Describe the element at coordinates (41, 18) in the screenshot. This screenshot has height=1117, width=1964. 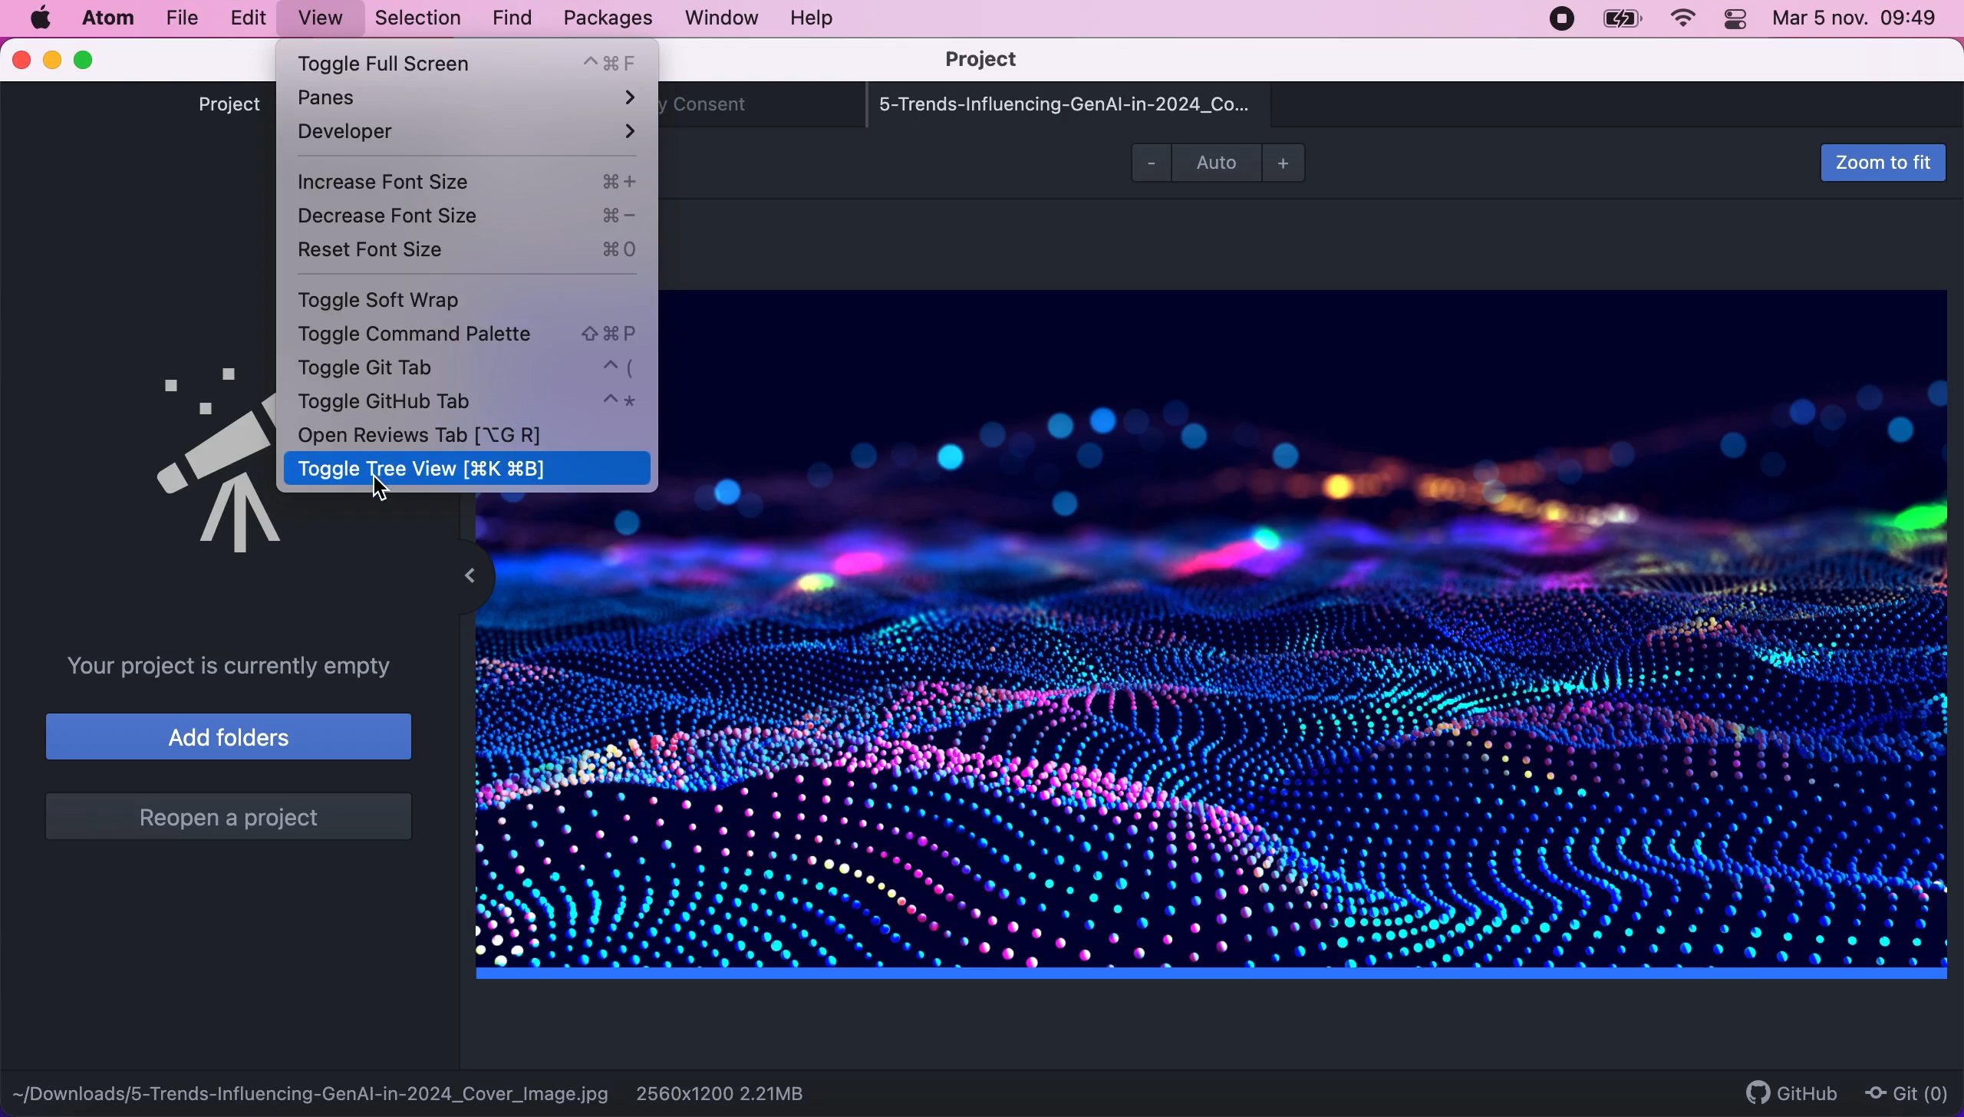
I see `mac logo` at that location.